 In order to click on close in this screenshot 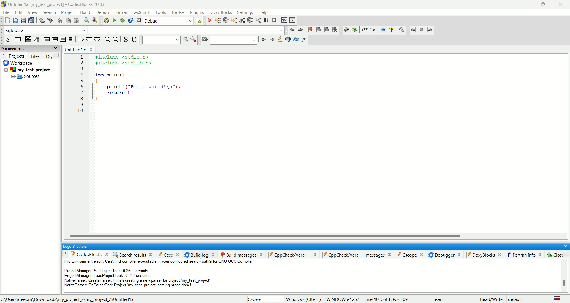, I will do `click(563, 246)`.